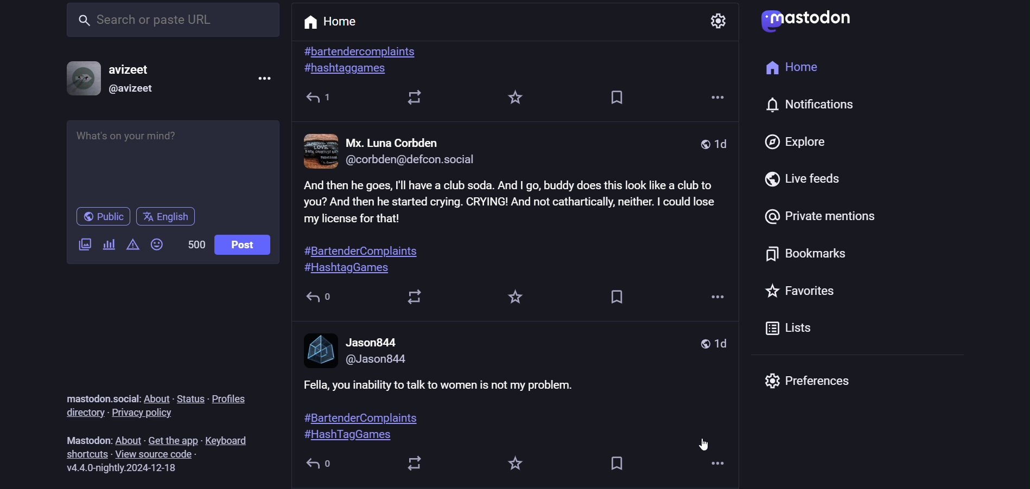 This screenshot has width=1030, height=489. I want to click on hashtags, so click(367, 61).